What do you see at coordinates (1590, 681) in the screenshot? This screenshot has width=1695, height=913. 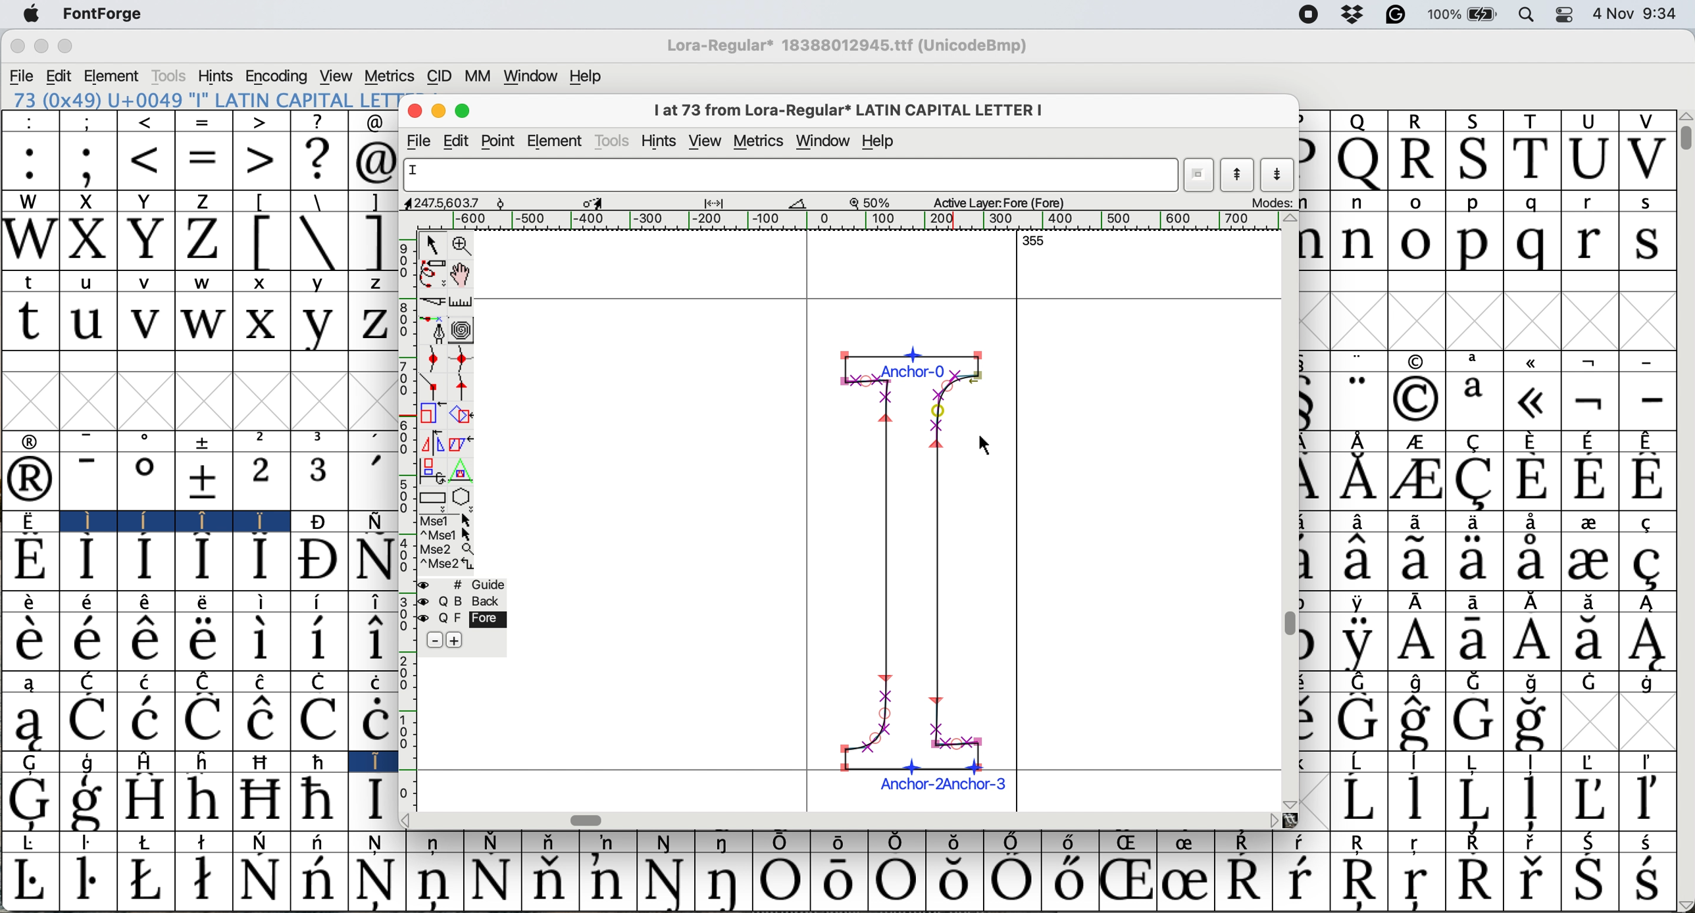 I see `` at bounding box center [1590, 681].